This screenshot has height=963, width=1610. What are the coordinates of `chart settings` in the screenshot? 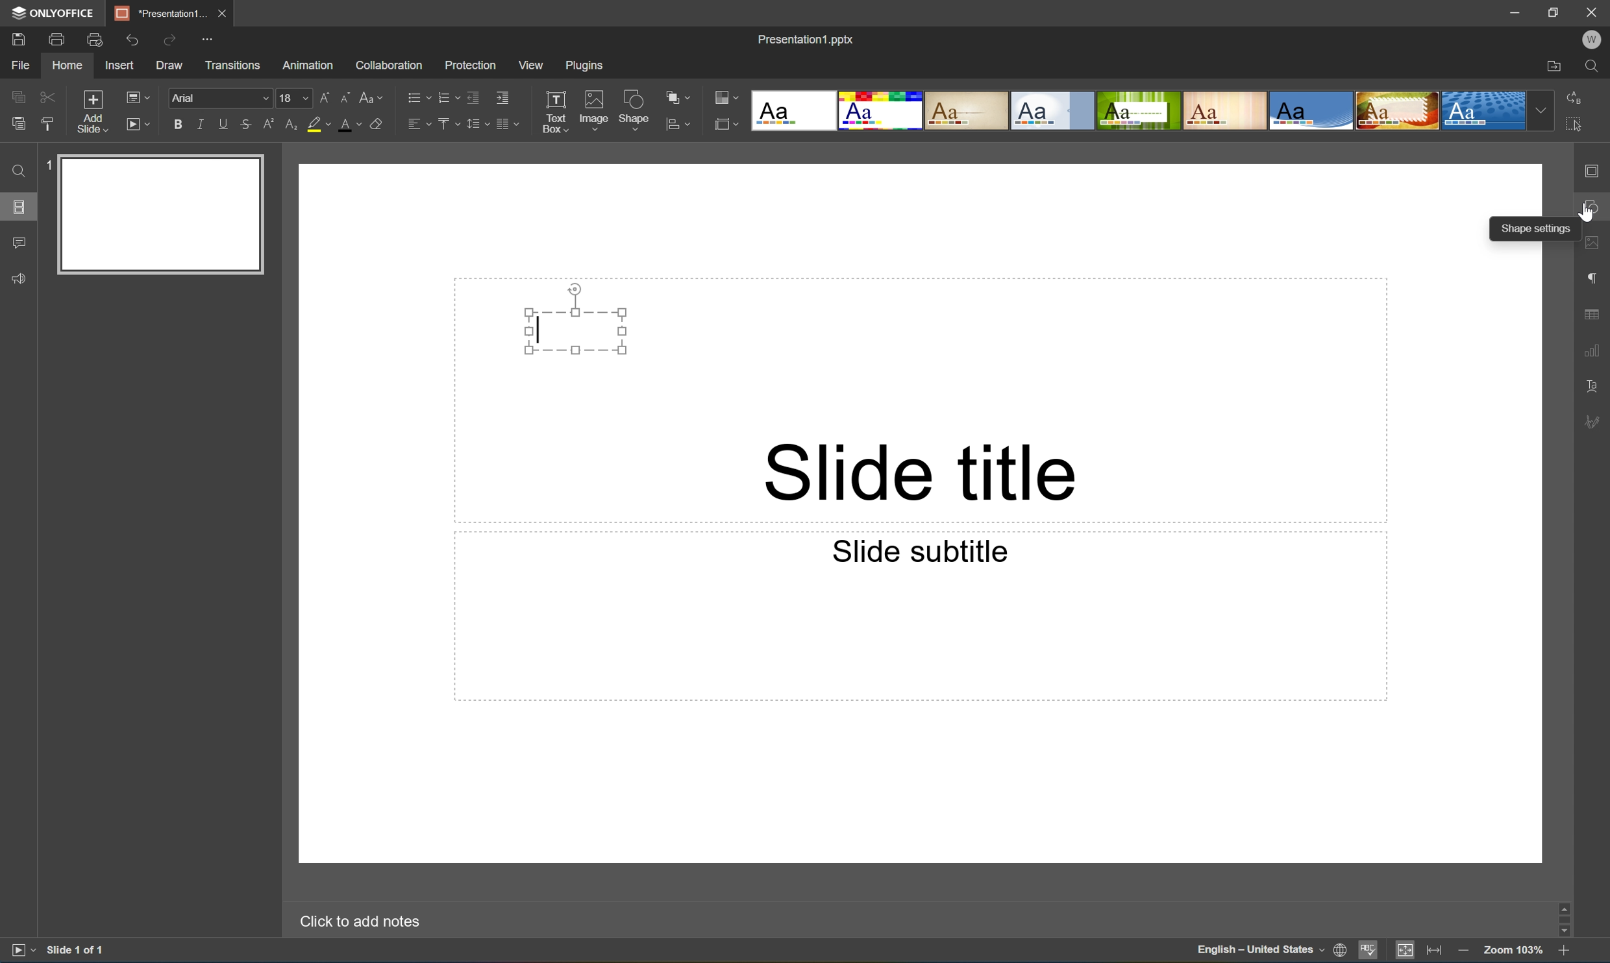 It's located at (1592, 351).